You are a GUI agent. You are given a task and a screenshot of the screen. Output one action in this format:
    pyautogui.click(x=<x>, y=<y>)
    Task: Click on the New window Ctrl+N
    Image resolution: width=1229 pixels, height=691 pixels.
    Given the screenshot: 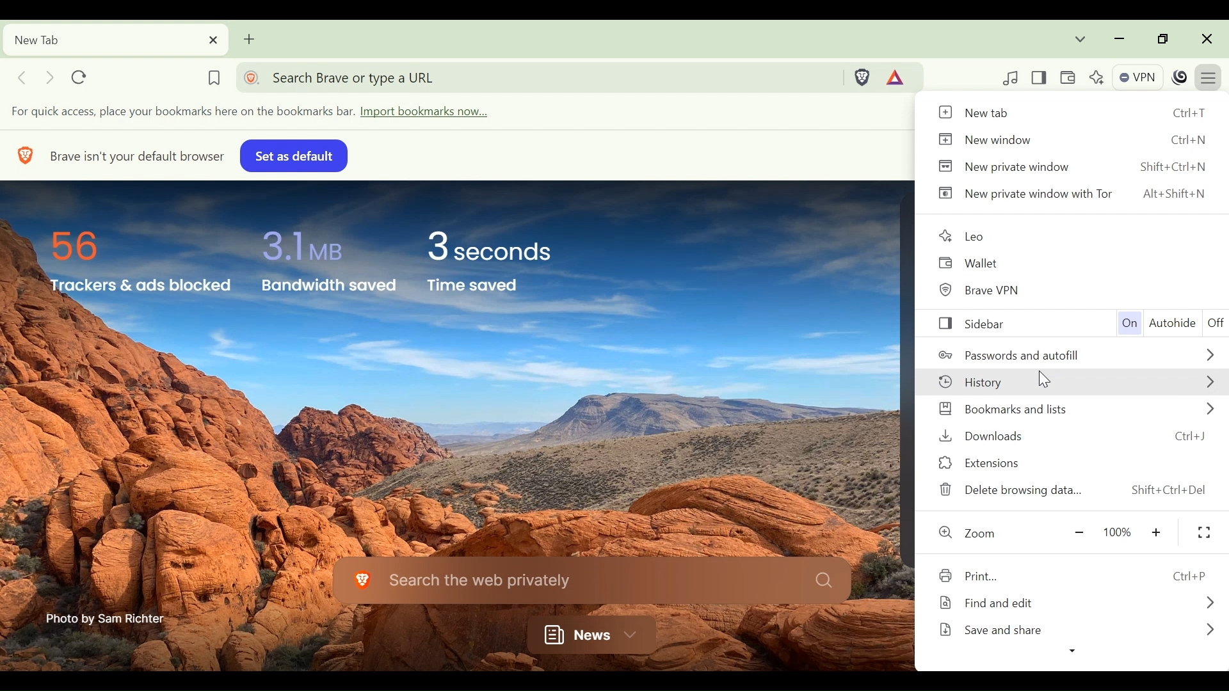 What is the action you would take?
    pyautogui.click(x=1073, y=139)
    